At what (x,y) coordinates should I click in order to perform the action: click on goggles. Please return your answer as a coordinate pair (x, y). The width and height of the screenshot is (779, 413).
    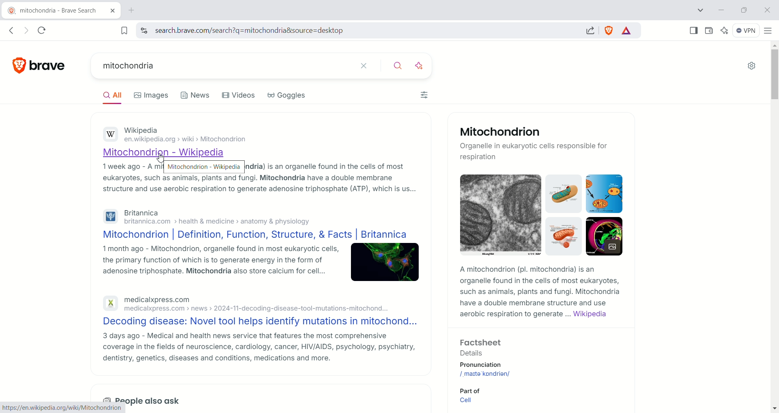
    Looking at the image, I should click on (287, 95).